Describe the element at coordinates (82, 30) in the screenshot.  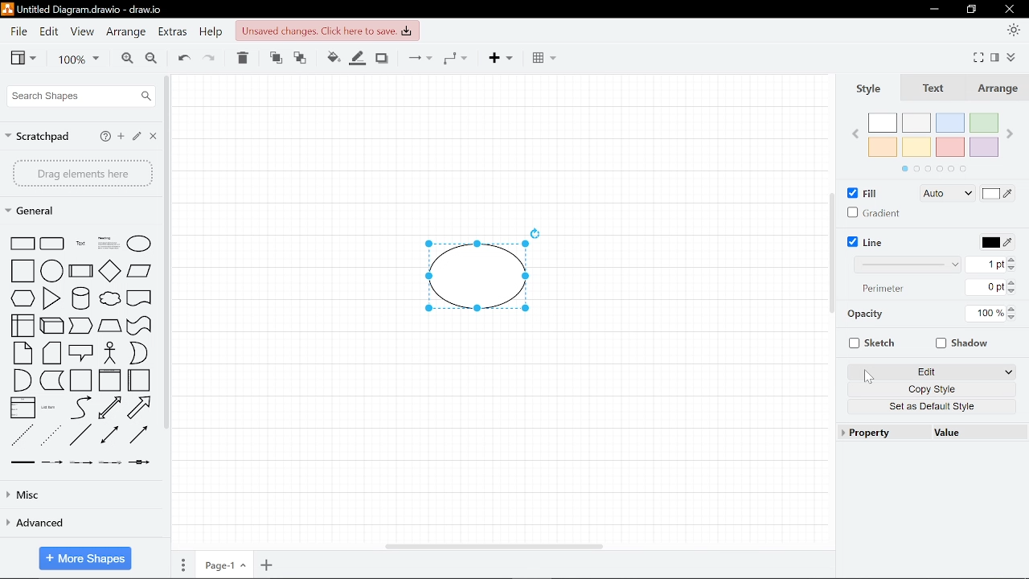
I see `View` at that location.